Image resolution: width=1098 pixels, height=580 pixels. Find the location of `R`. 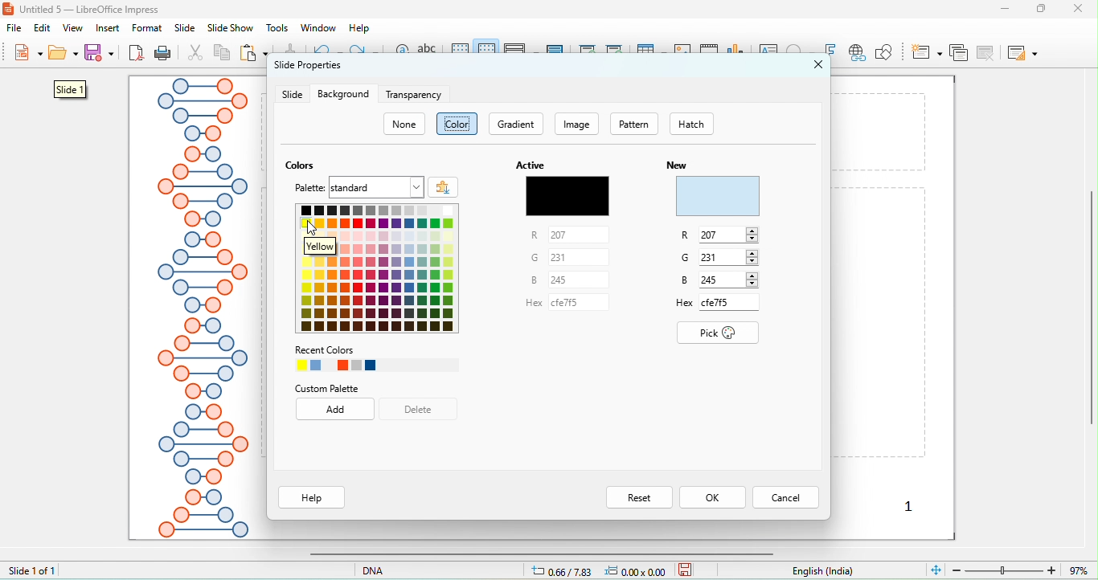

R is located at coordinates (562, 235).